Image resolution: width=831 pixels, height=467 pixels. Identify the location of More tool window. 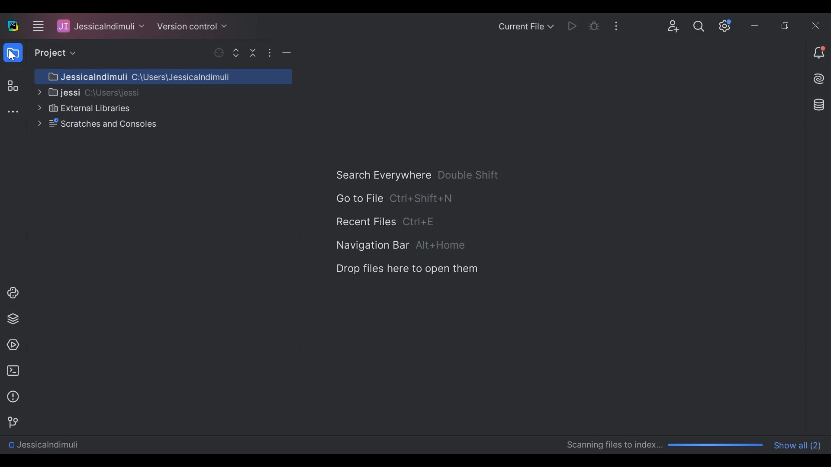
(11, 112).